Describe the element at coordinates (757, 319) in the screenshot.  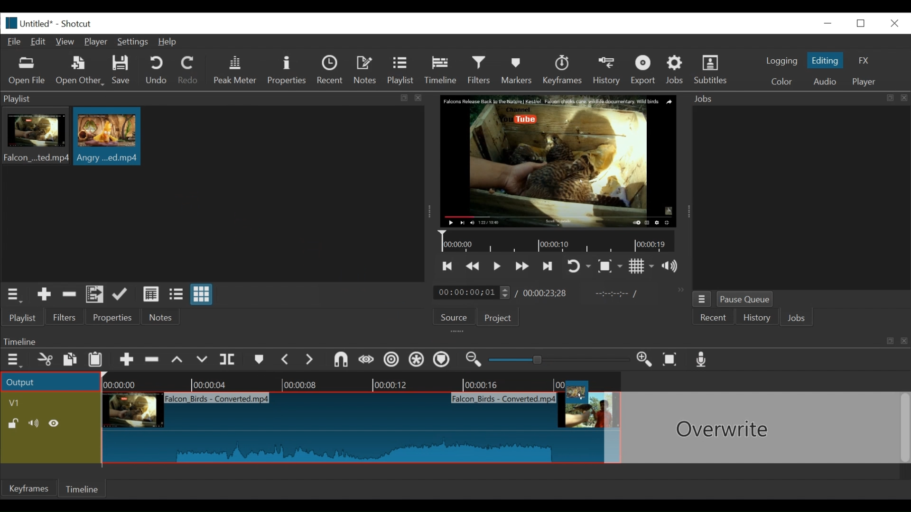
I see `History` at that location.